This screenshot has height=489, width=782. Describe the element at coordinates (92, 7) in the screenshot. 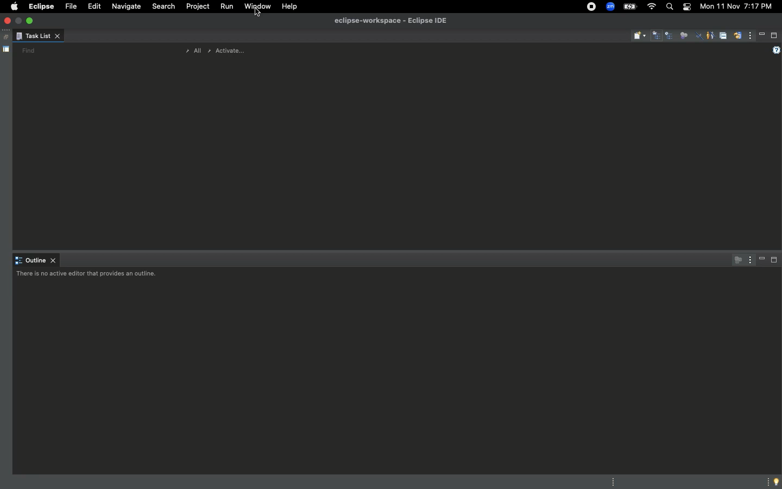

I see `Edit` at that location.